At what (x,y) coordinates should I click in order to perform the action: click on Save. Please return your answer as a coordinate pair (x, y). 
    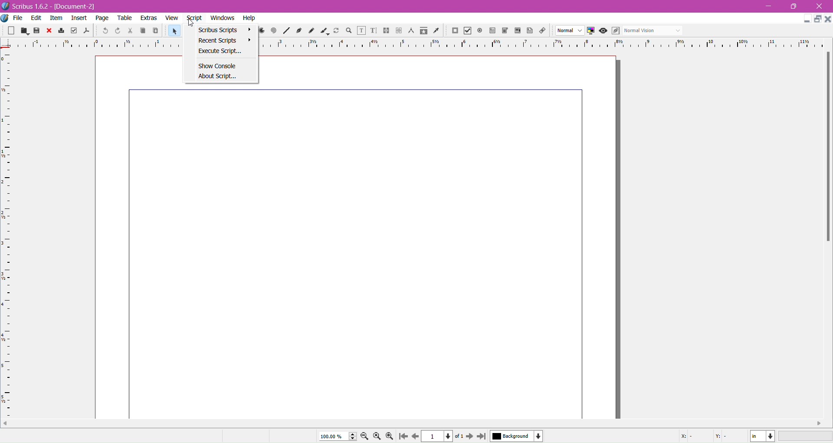
    Looking at the image, I should click on (36, 31).